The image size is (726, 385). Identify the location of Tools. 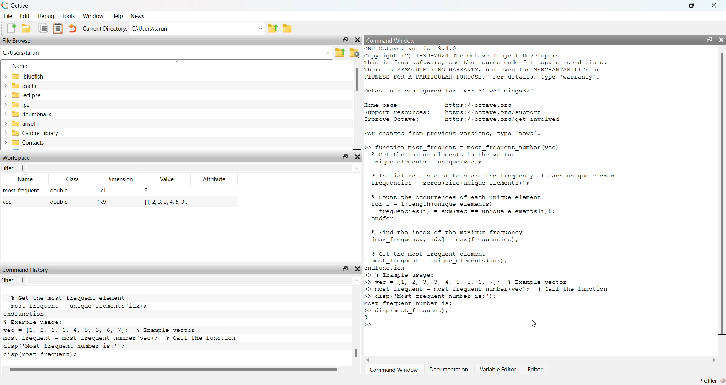
(69, 15).